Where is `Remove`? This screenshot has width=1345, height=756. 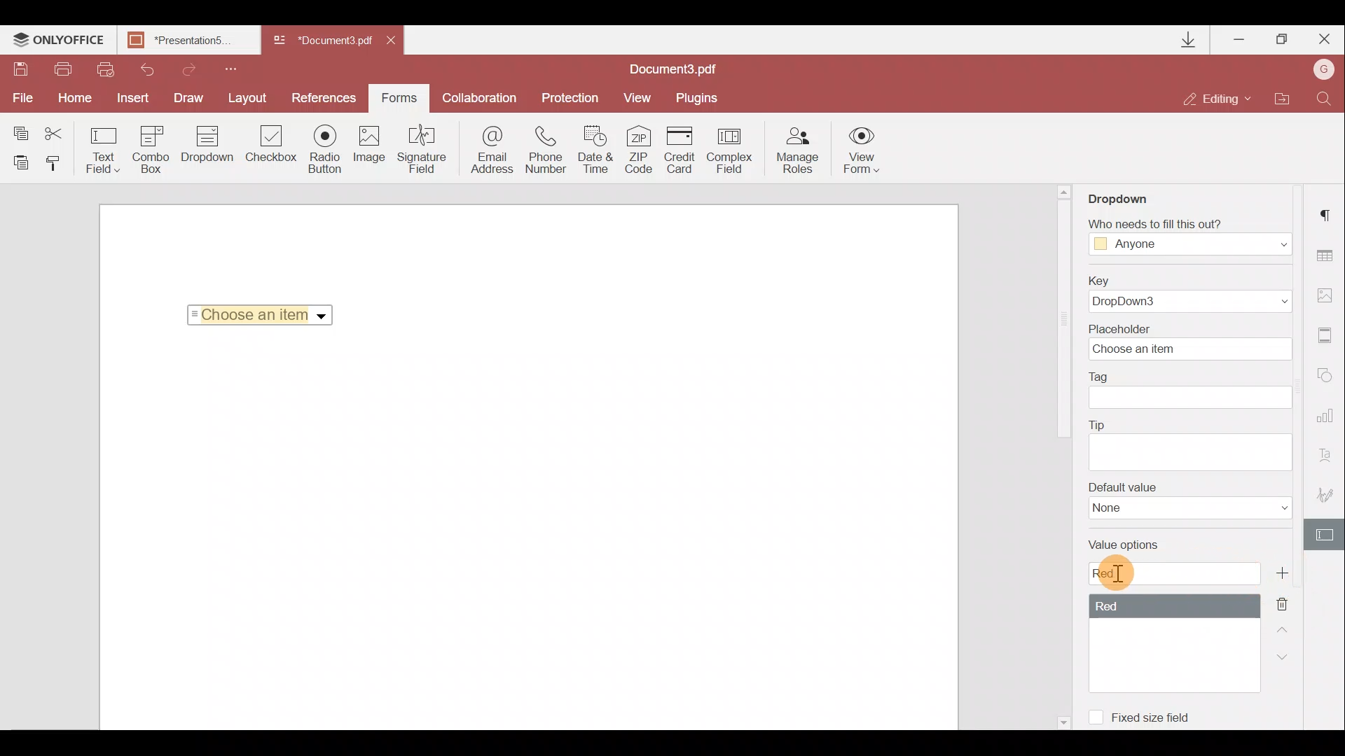
Remove is located at coordinates (1285, 600).